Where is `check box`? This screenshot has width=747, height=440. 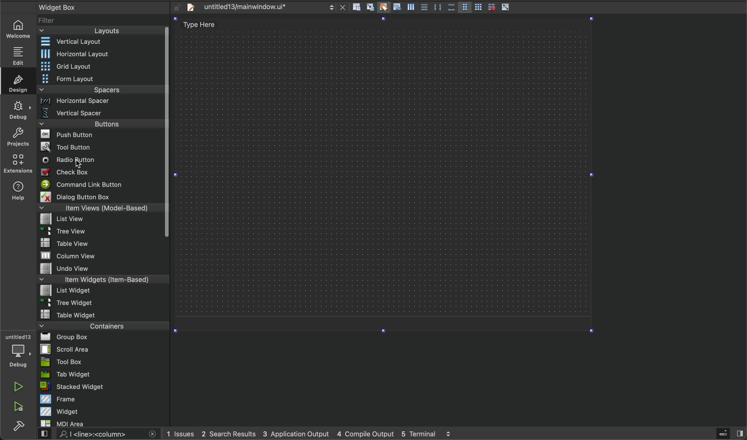
check box is located at coordinates (101, 173).